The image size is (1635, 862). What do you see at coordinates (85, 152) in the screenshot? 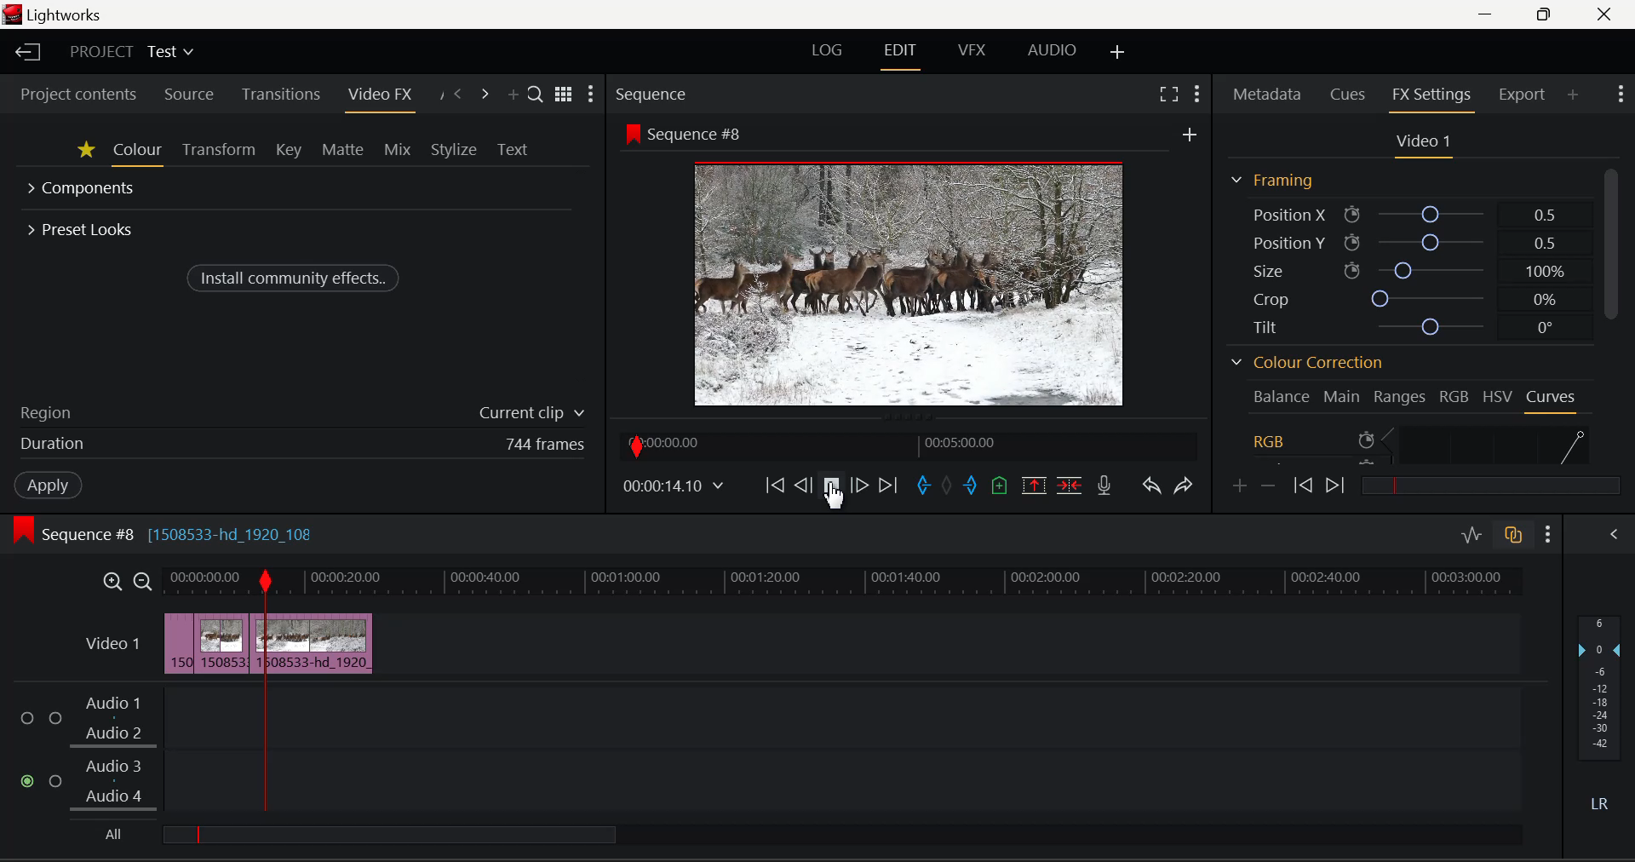
I see `Favorites` at bounding box center [85, 152].